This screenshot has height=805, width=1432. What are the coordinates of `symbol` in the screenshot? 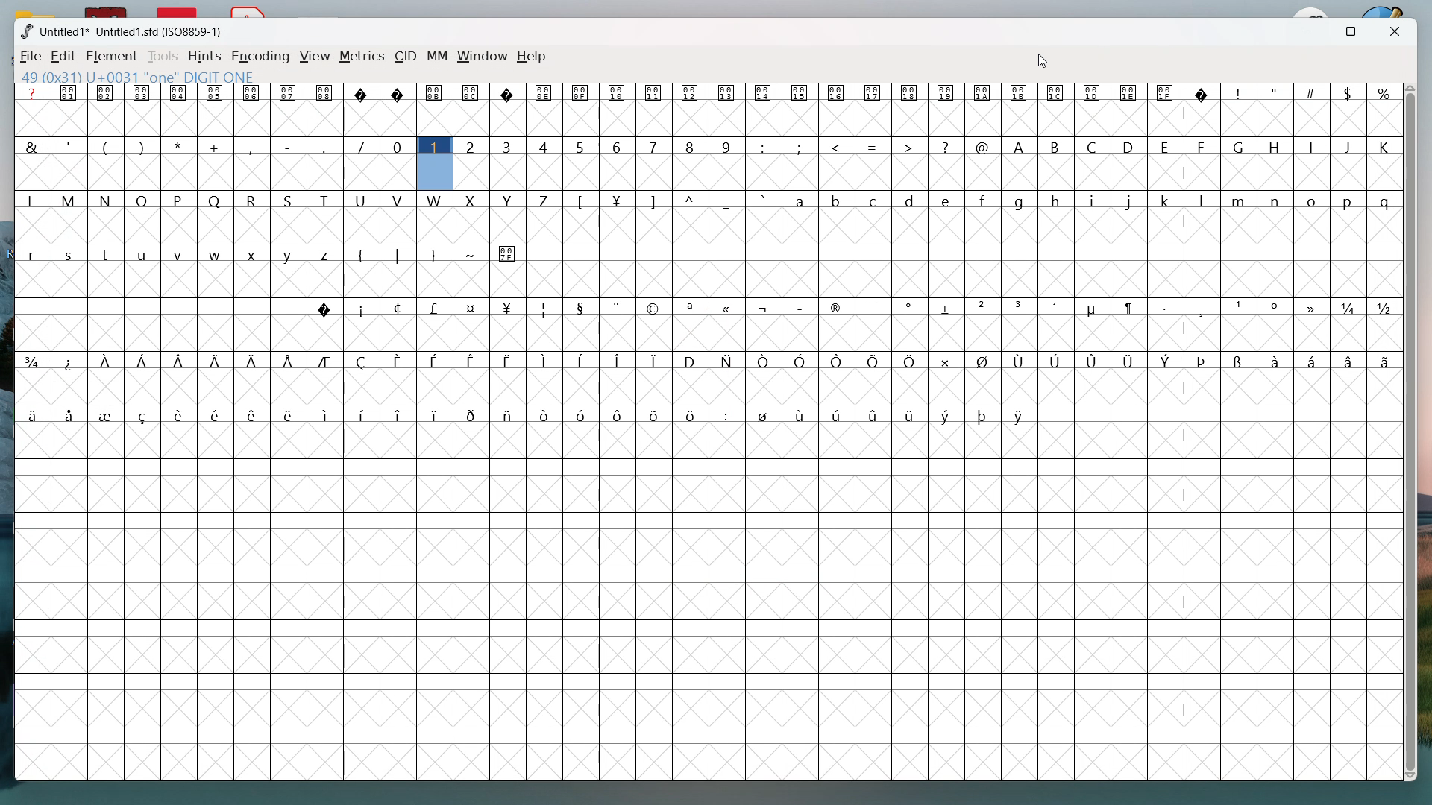 It's located at (803, 361).